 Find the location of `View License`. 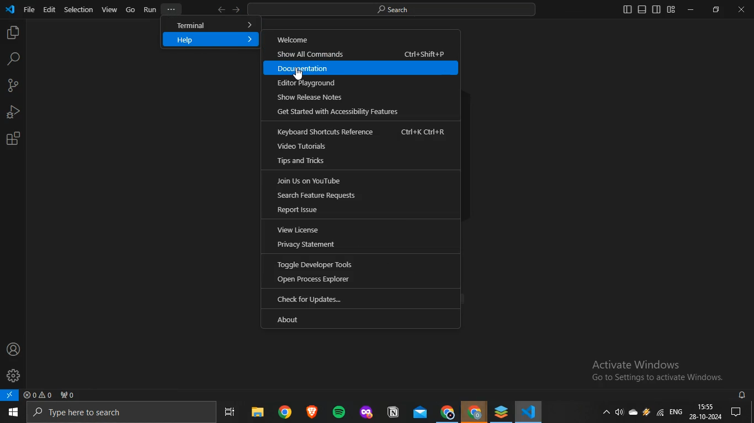

View License is located at coordinates (363, 229).